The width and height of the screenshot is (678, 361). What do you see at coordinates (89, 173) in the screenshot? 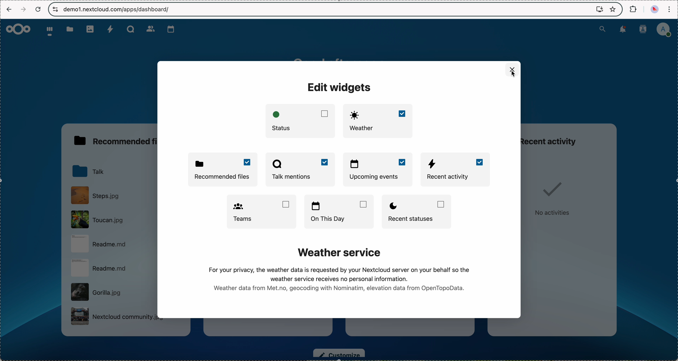
I see `folder` at bounding box center [89, 173].